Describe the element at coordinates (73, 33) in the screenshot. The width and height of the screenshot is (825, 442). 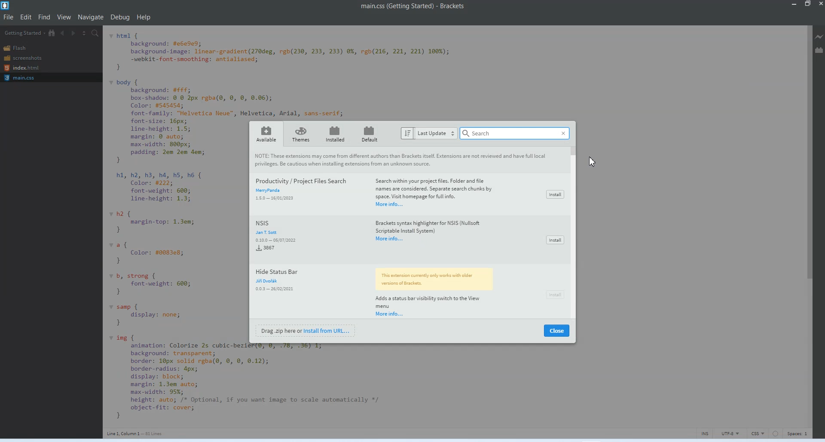
I see `Navigate Forwards ` at that location.